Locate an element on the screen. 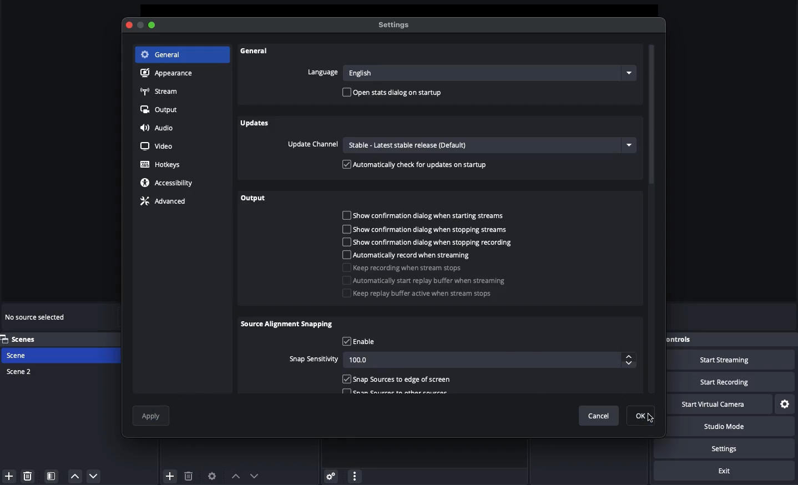 Image resolution: width=798 pixels, height=485 pixels. Updates is located at coordinates (255, 123).